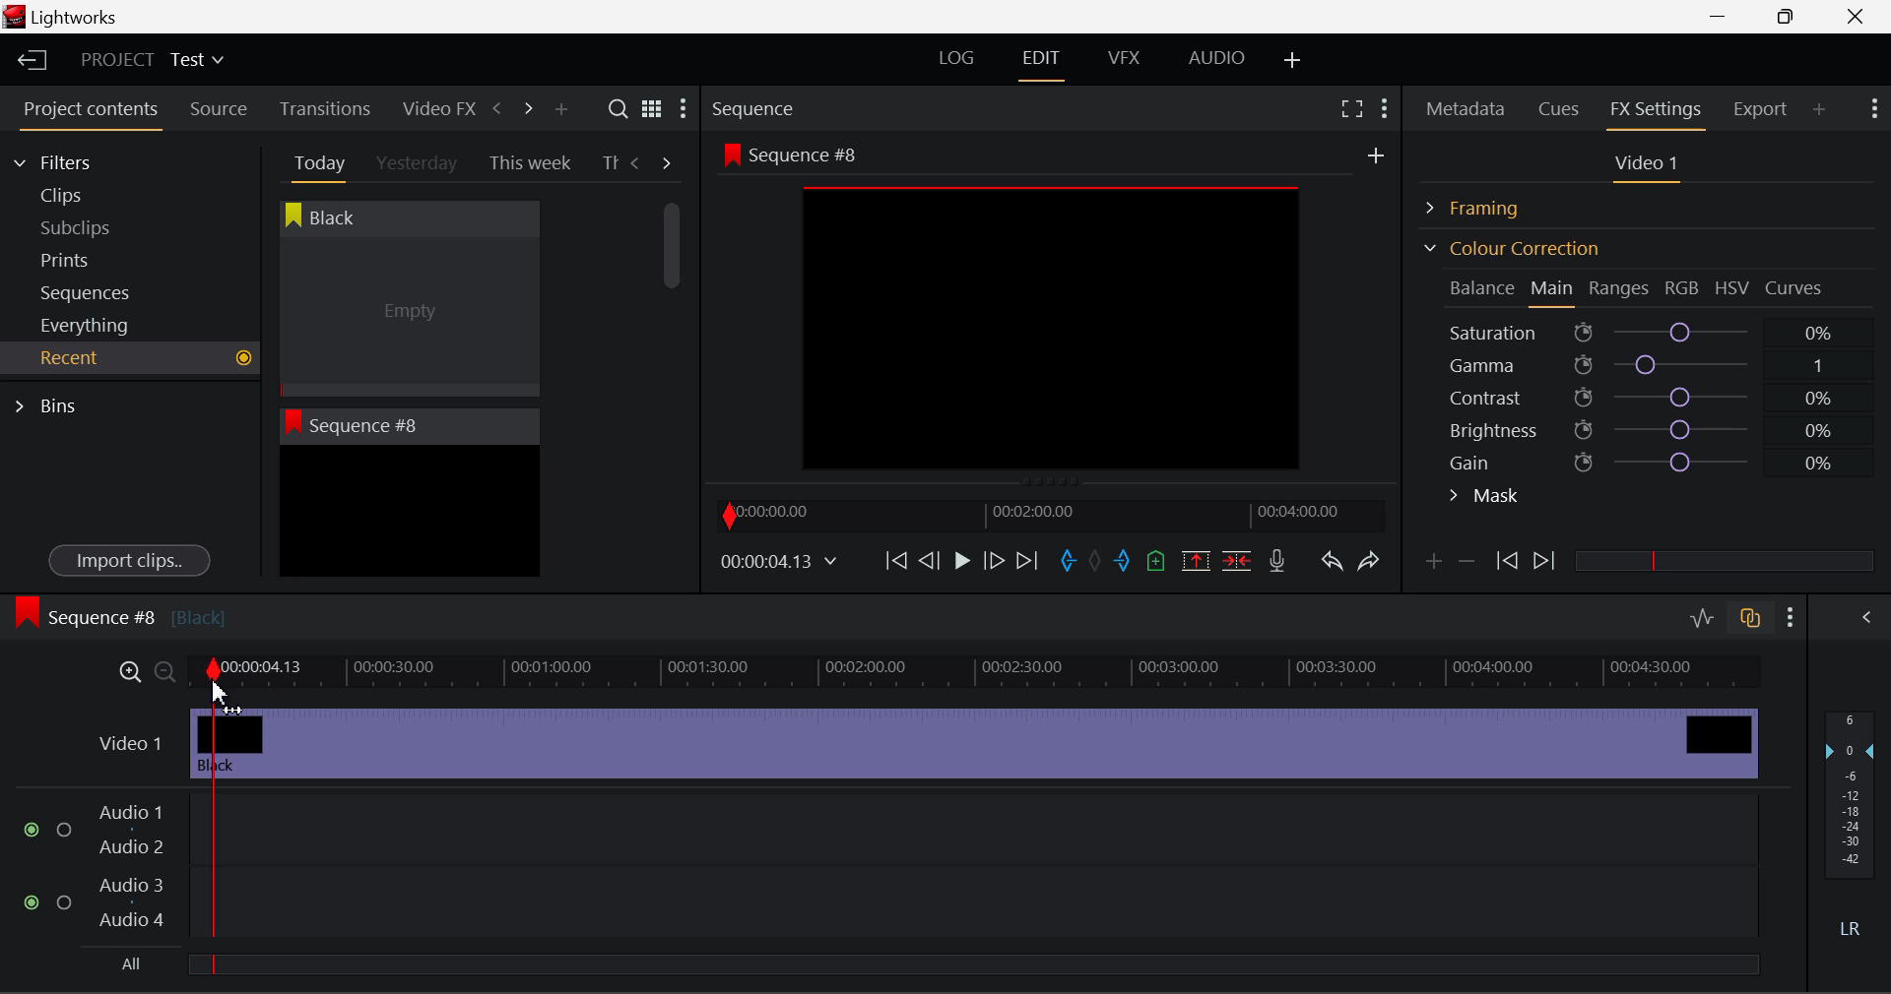  Describe the element at coordinates (1791, 16) in the screenshot. I see `Minimize` at that location.